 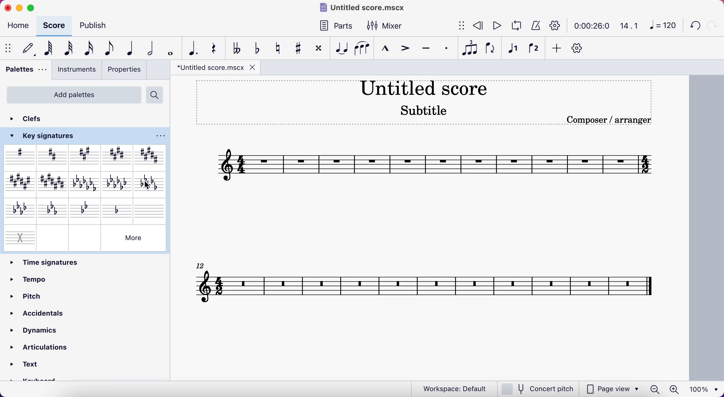 What do you see at coordinates (705, 389) in the screenshot?
I see `100%` at bounding box center [705, 389].